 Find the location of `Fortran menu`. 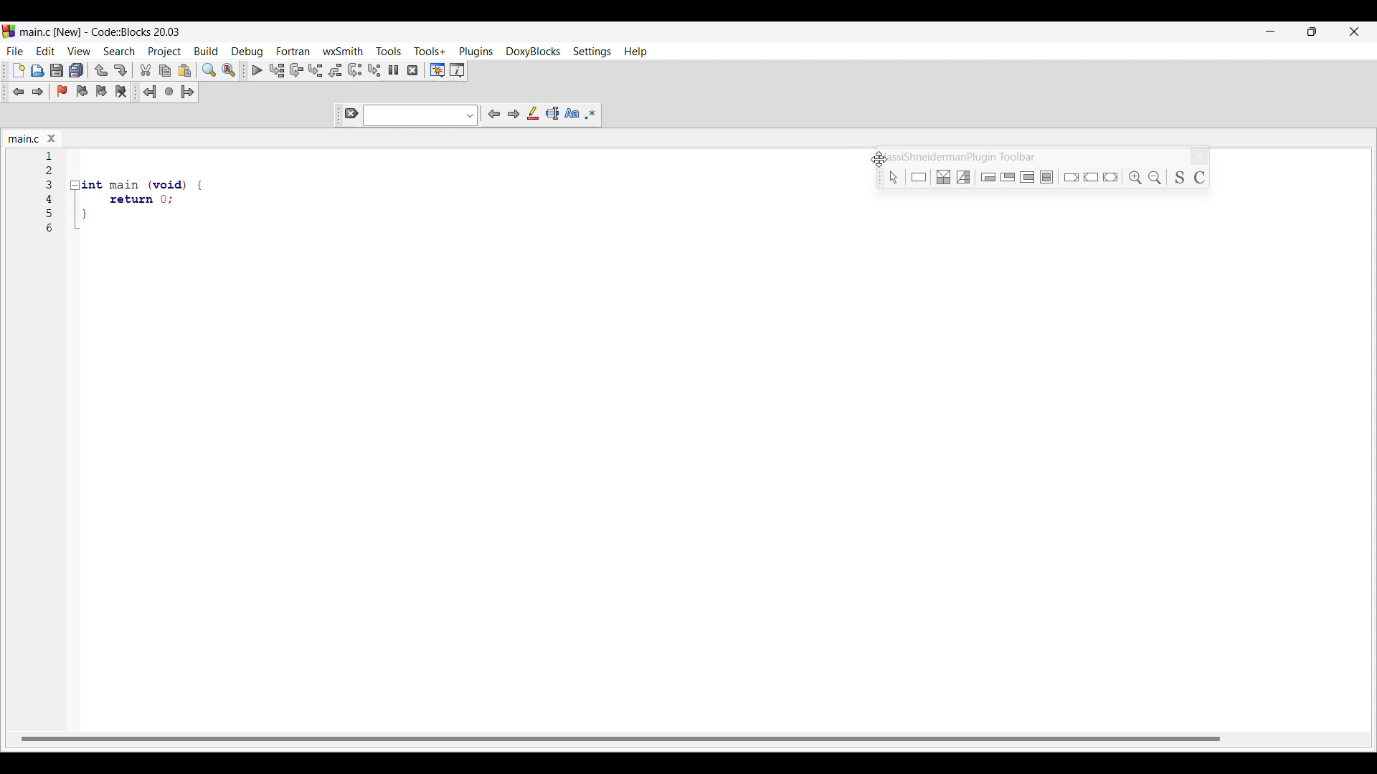

Fortran menu is located at coordinates (293, 51).